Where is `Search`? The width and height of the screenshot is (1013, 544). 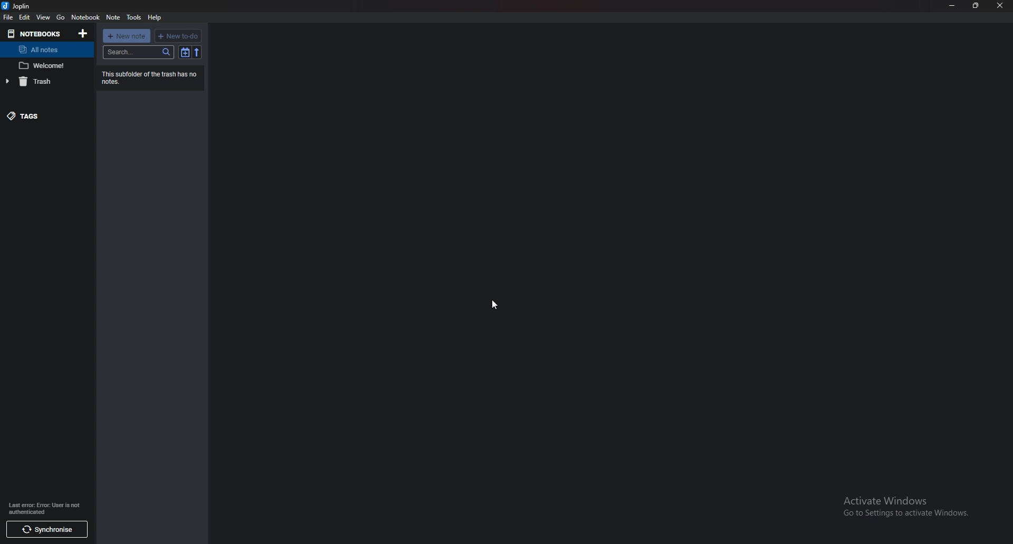
Search is located at coordinates (139, 52).